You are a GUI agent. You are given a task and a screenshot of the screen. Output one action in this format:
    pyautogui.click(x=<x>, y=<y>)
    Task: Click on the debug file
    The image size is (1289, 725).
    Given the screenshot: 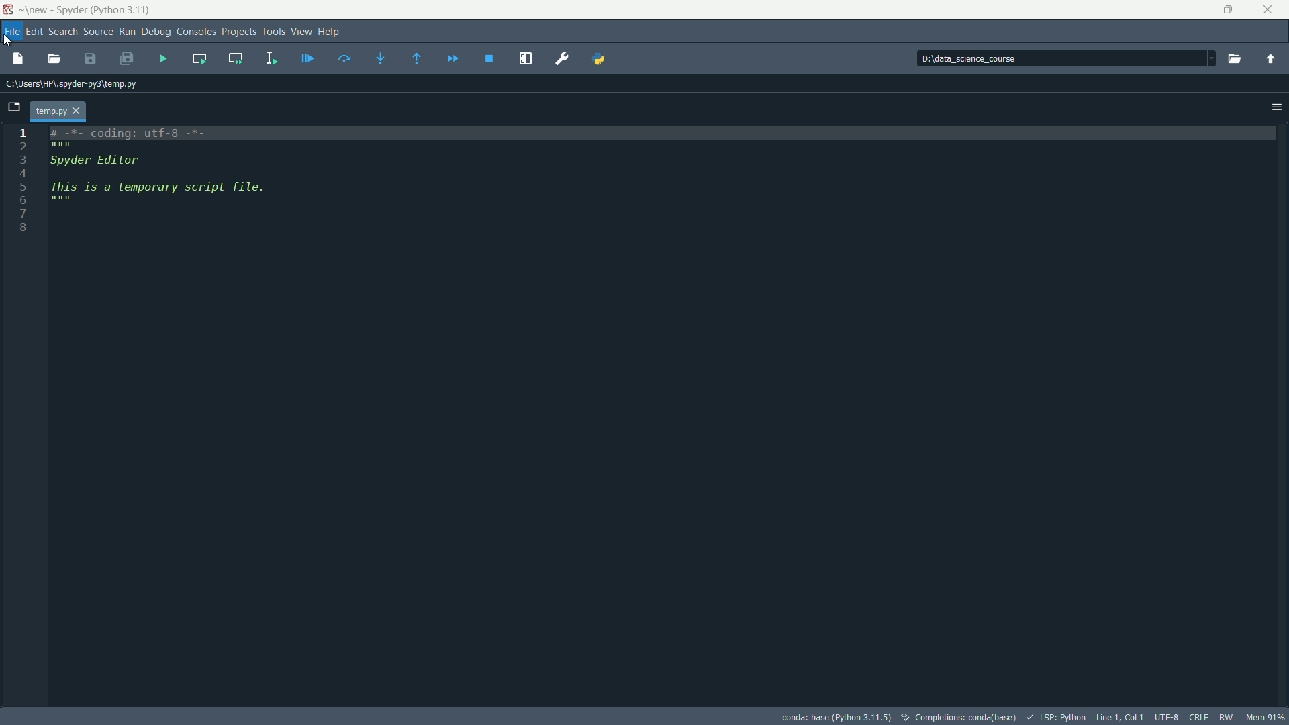 What is the action you would take?
    pyautogui.click(x=308, y=59)
    